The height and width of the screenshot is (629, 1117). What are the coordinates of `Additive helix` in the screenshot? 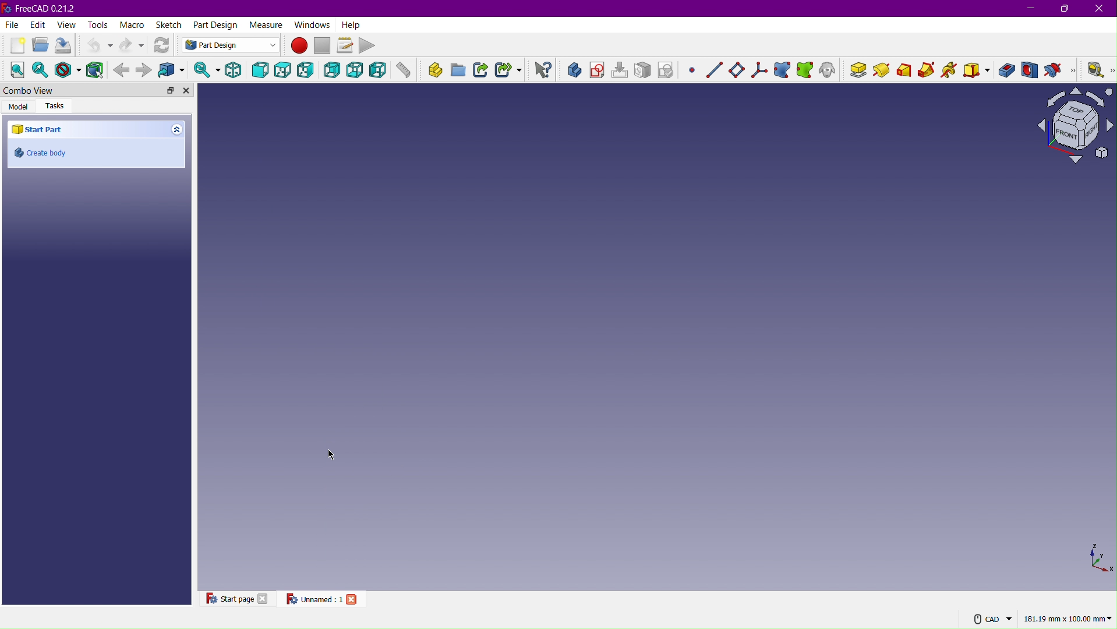 It's located at (950, 70).